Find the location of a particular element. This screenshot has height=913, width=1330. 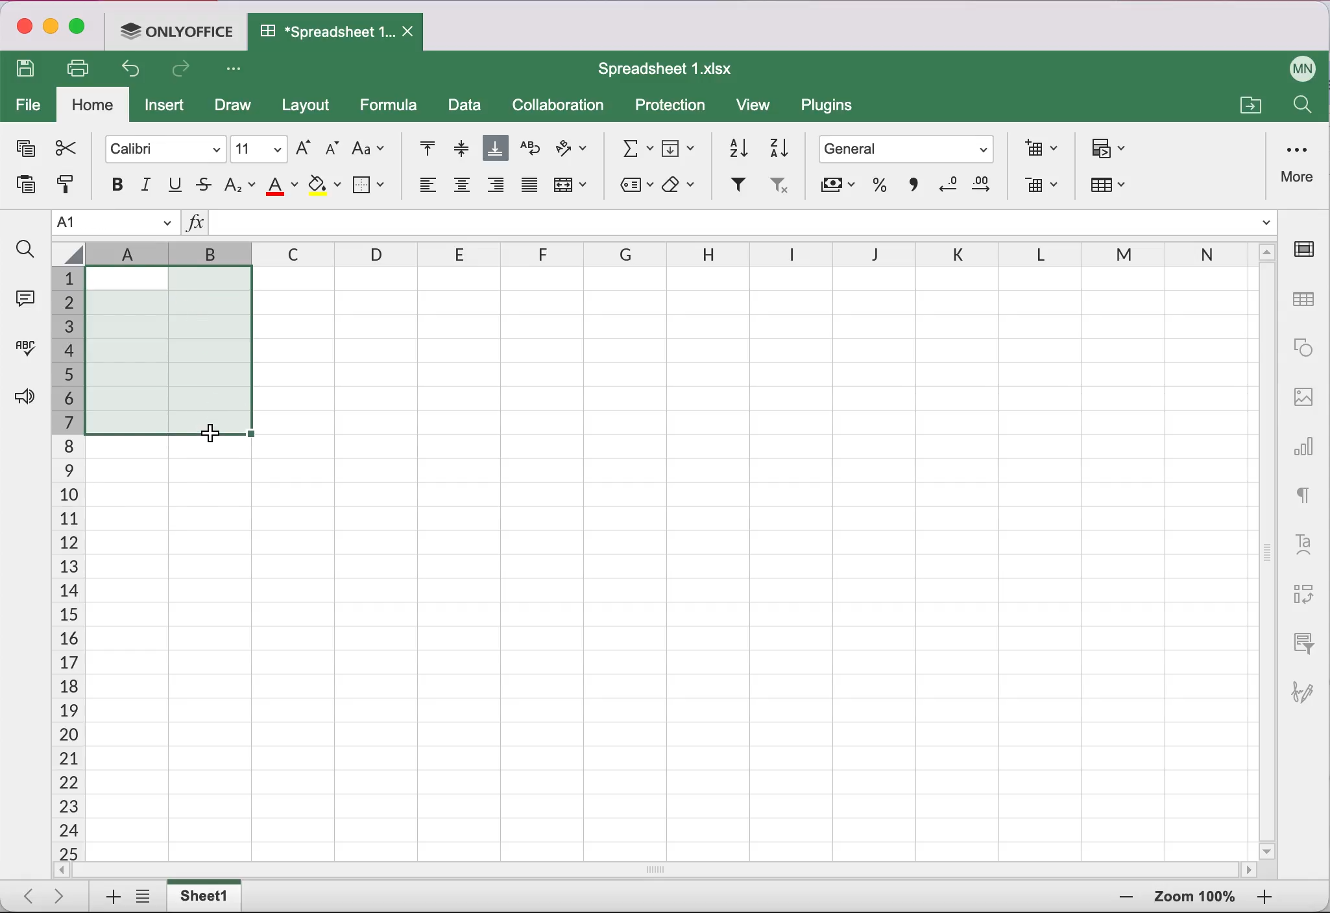

fill is located at coordinates (681, 146).